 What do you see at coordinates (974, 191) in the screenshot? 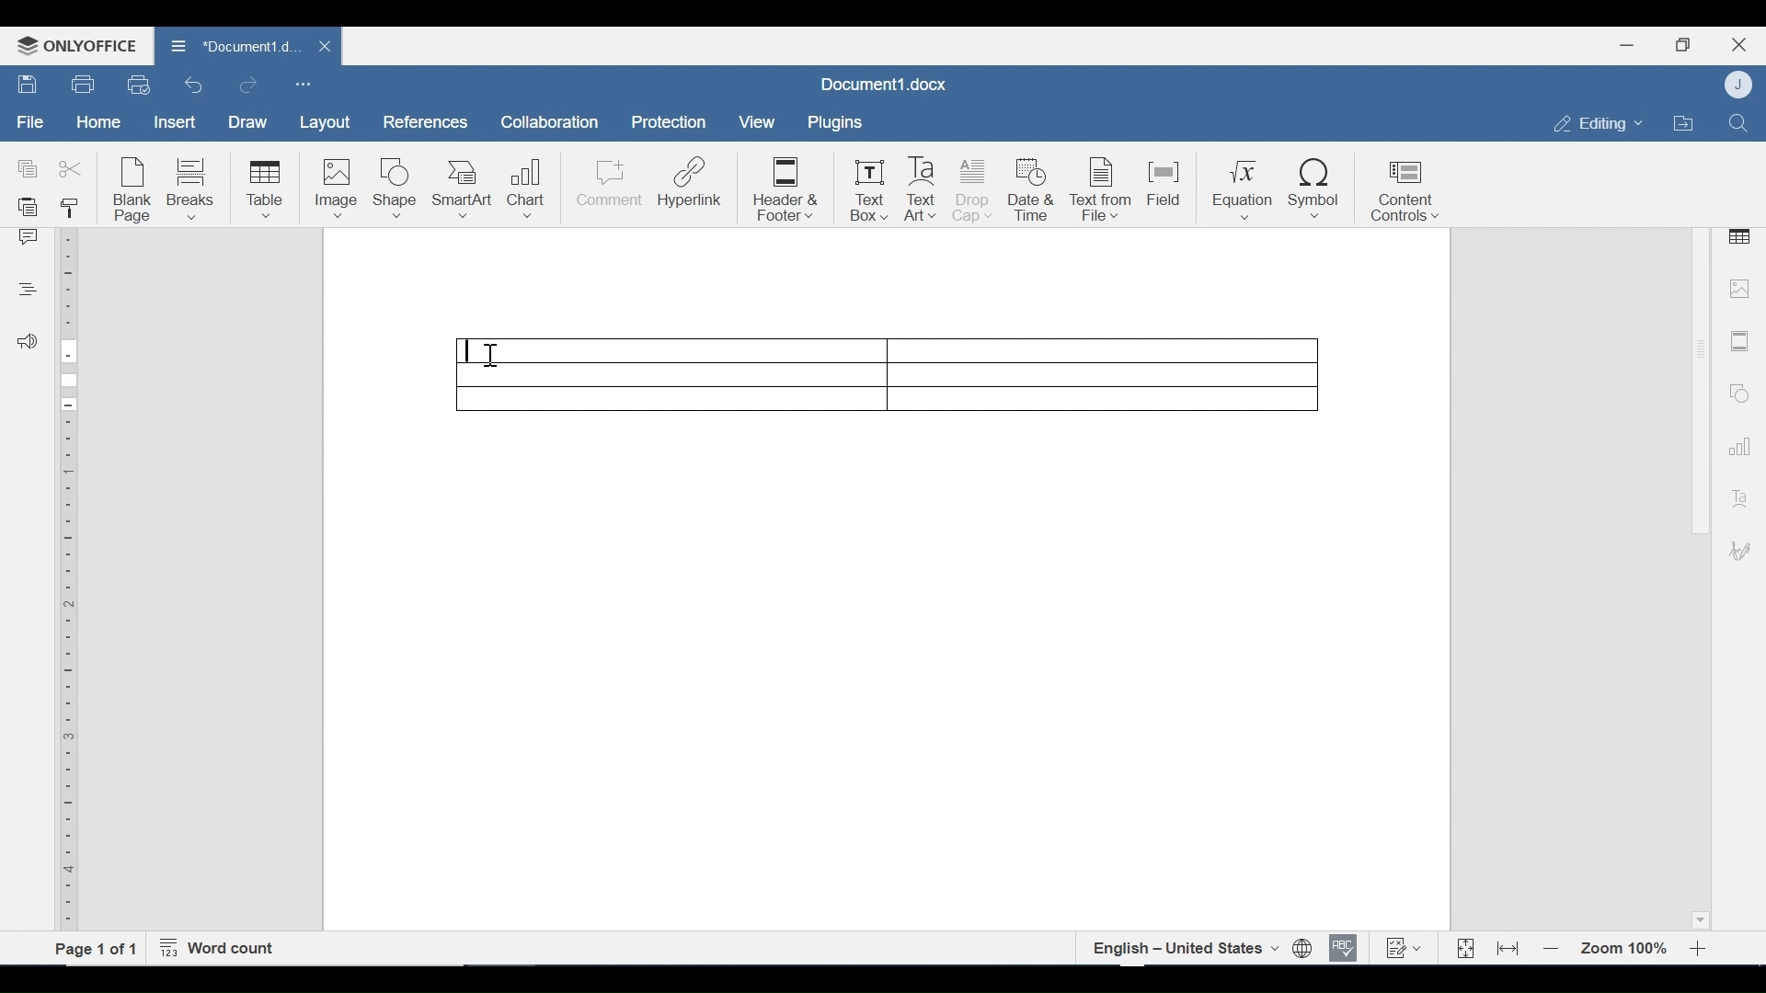
I see `Drop Cap` at bounding box center [974, 191].